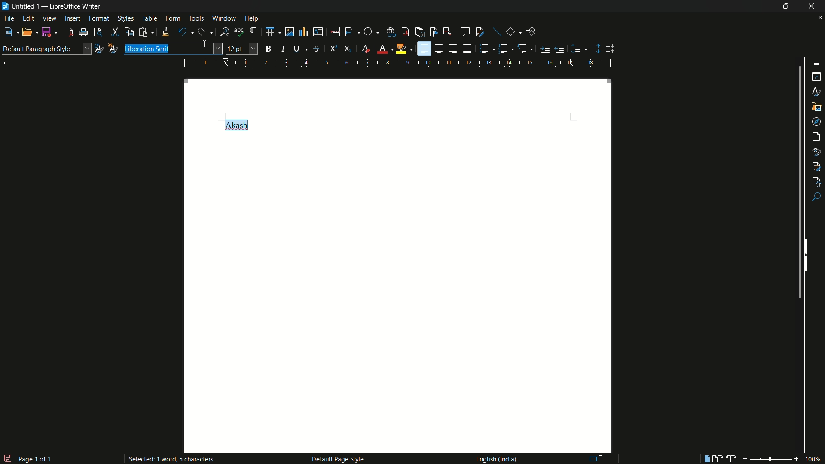 The height and width of the screenshot is (464, 825). What do you see at coordinates (318, 32) in the screenshot?
I see `insert text box` at bounding box center [318, 32].